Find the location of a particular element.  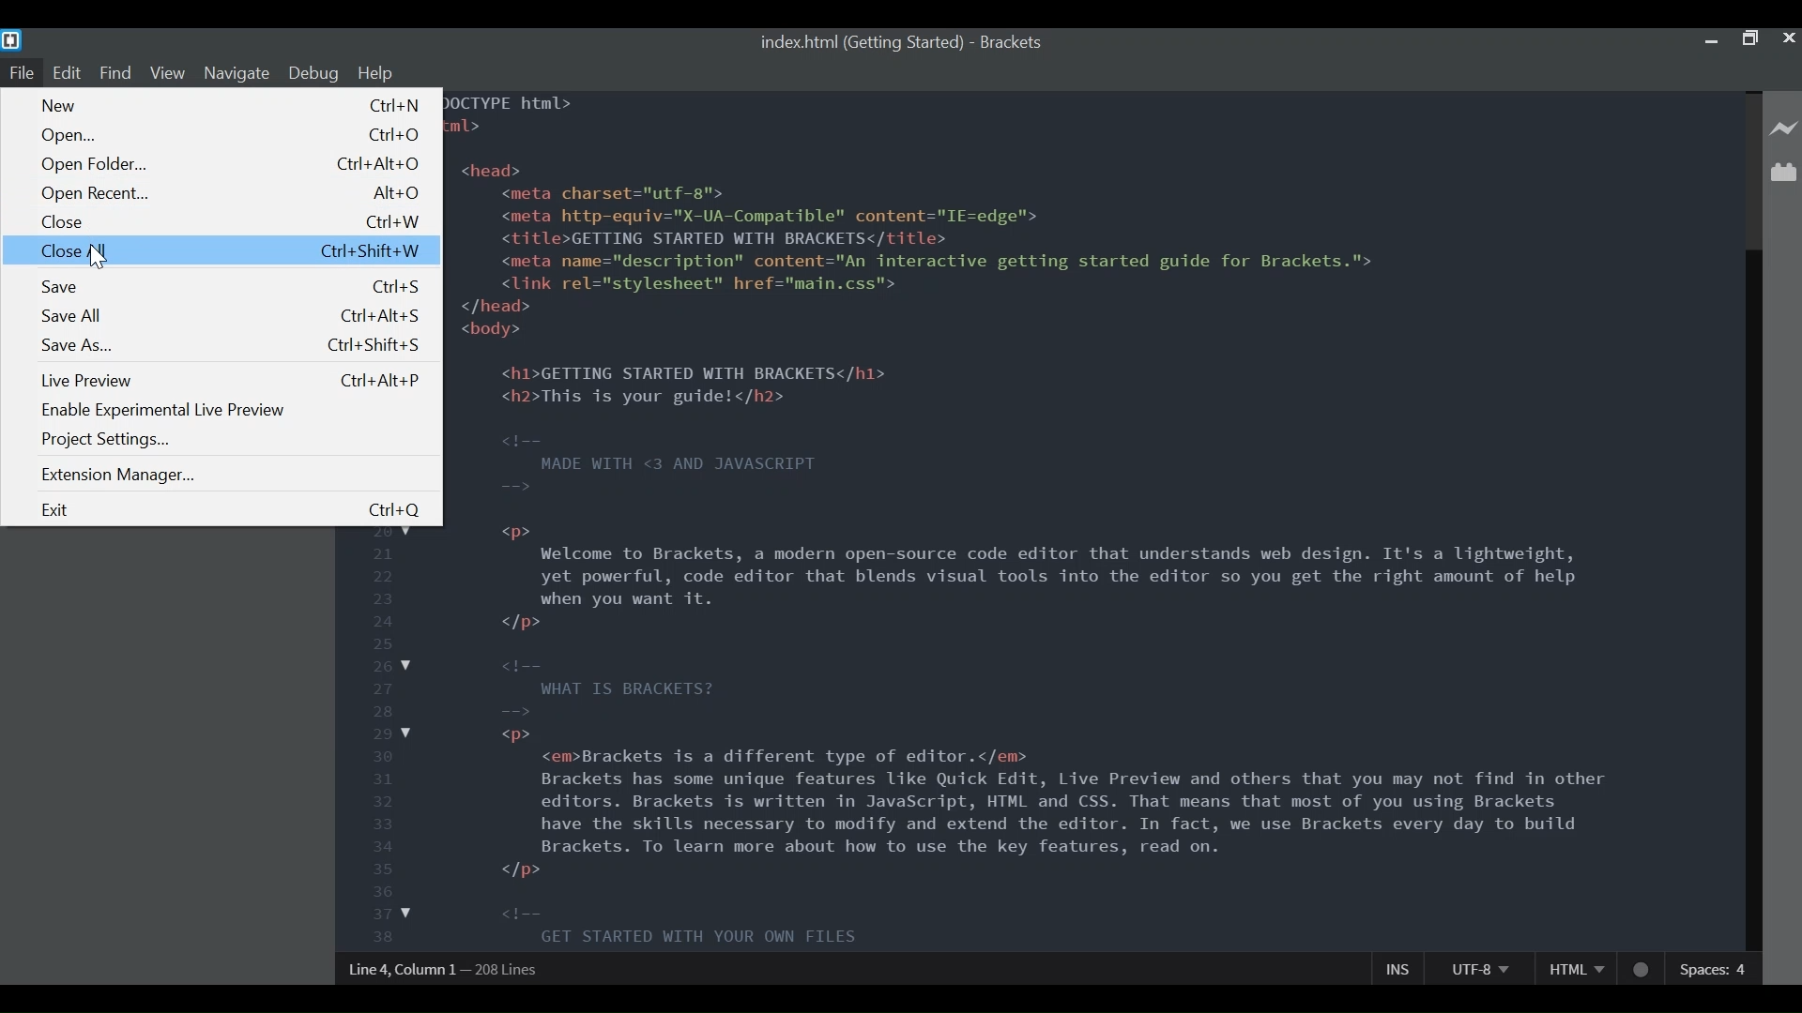

Close All is located at coordinates (221, 250).